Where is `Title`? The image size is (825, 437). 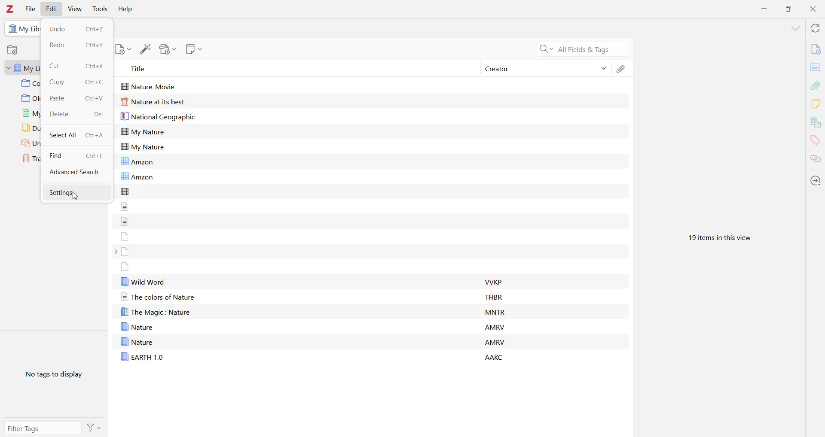
Title is located at coordinates (293, 69).